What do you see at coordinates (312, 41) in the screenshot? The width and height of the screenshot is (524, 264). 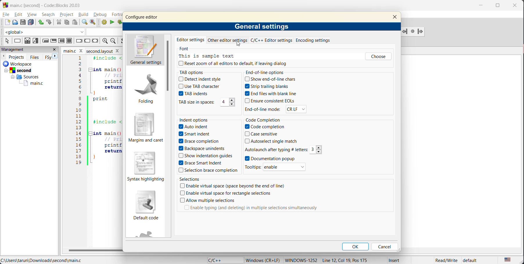 I see `encoding settings` at bounding box center [312, 41].